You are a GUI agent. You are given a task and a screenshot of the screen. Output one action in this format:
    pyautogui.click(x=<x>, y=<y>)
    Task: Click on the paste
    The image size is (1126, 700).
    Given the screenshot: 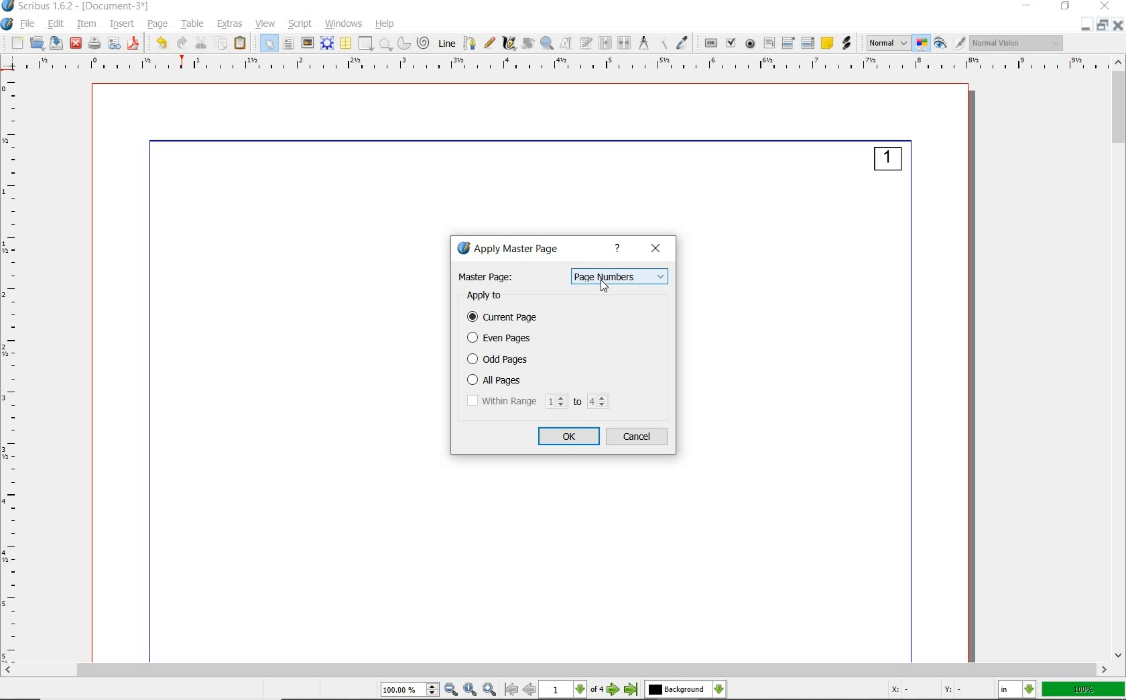 What is the action you would take?
    pyautogui.click(x=241, y=44)
    